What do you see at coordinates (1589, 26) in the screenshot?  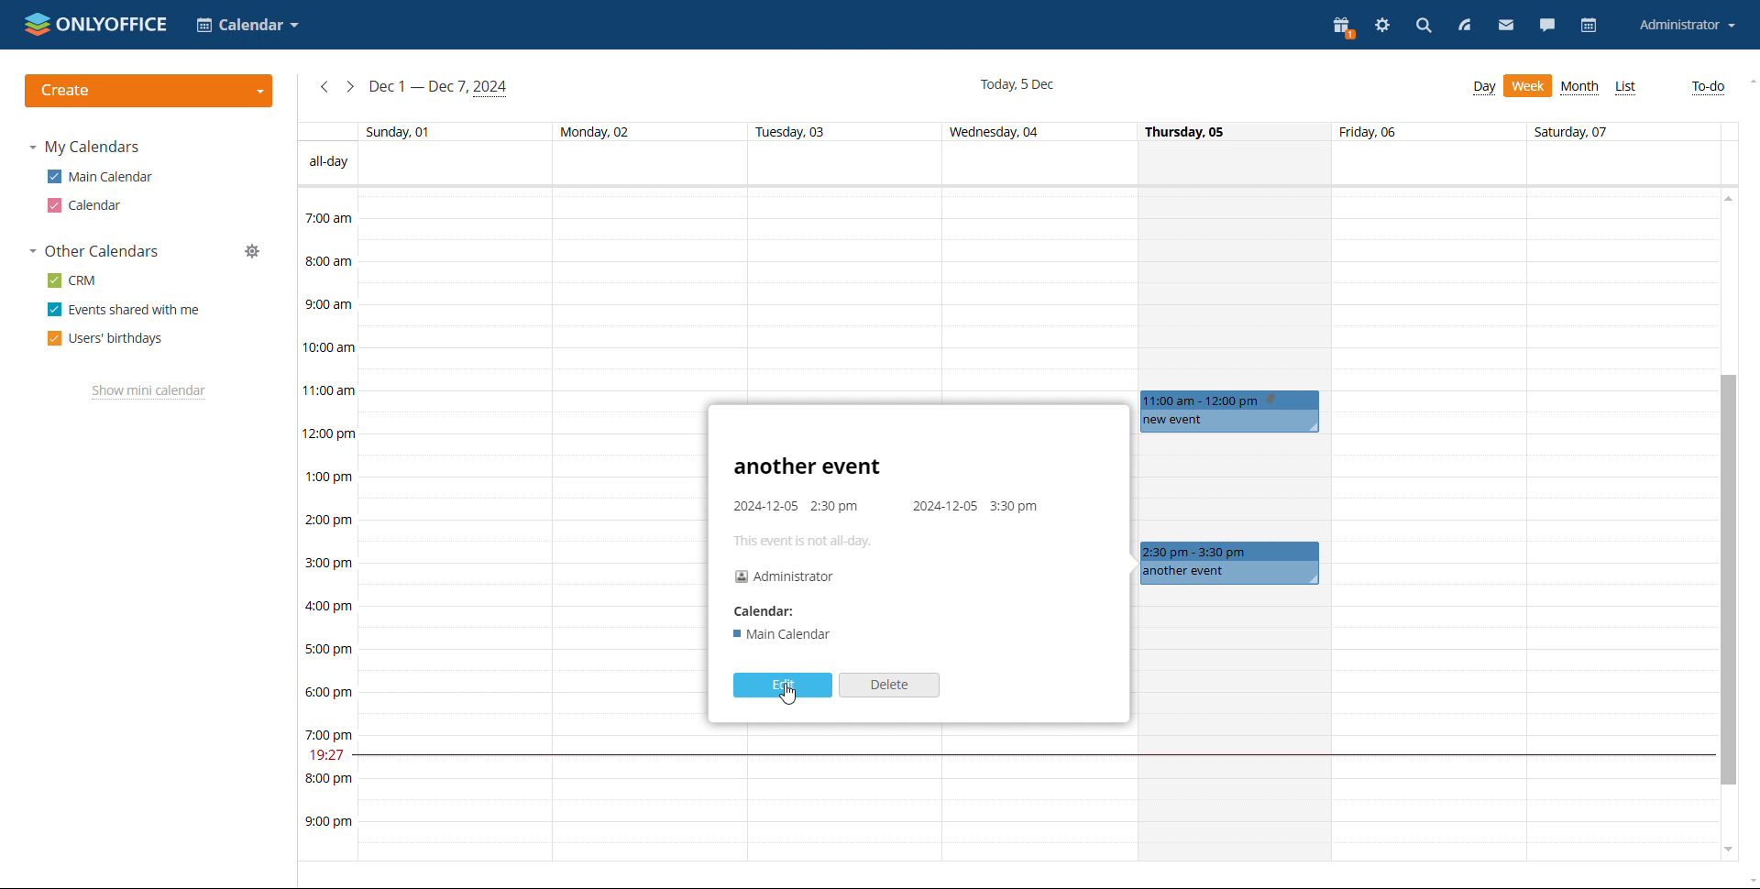 I see `calendar` at bounding box center [1589, 26].